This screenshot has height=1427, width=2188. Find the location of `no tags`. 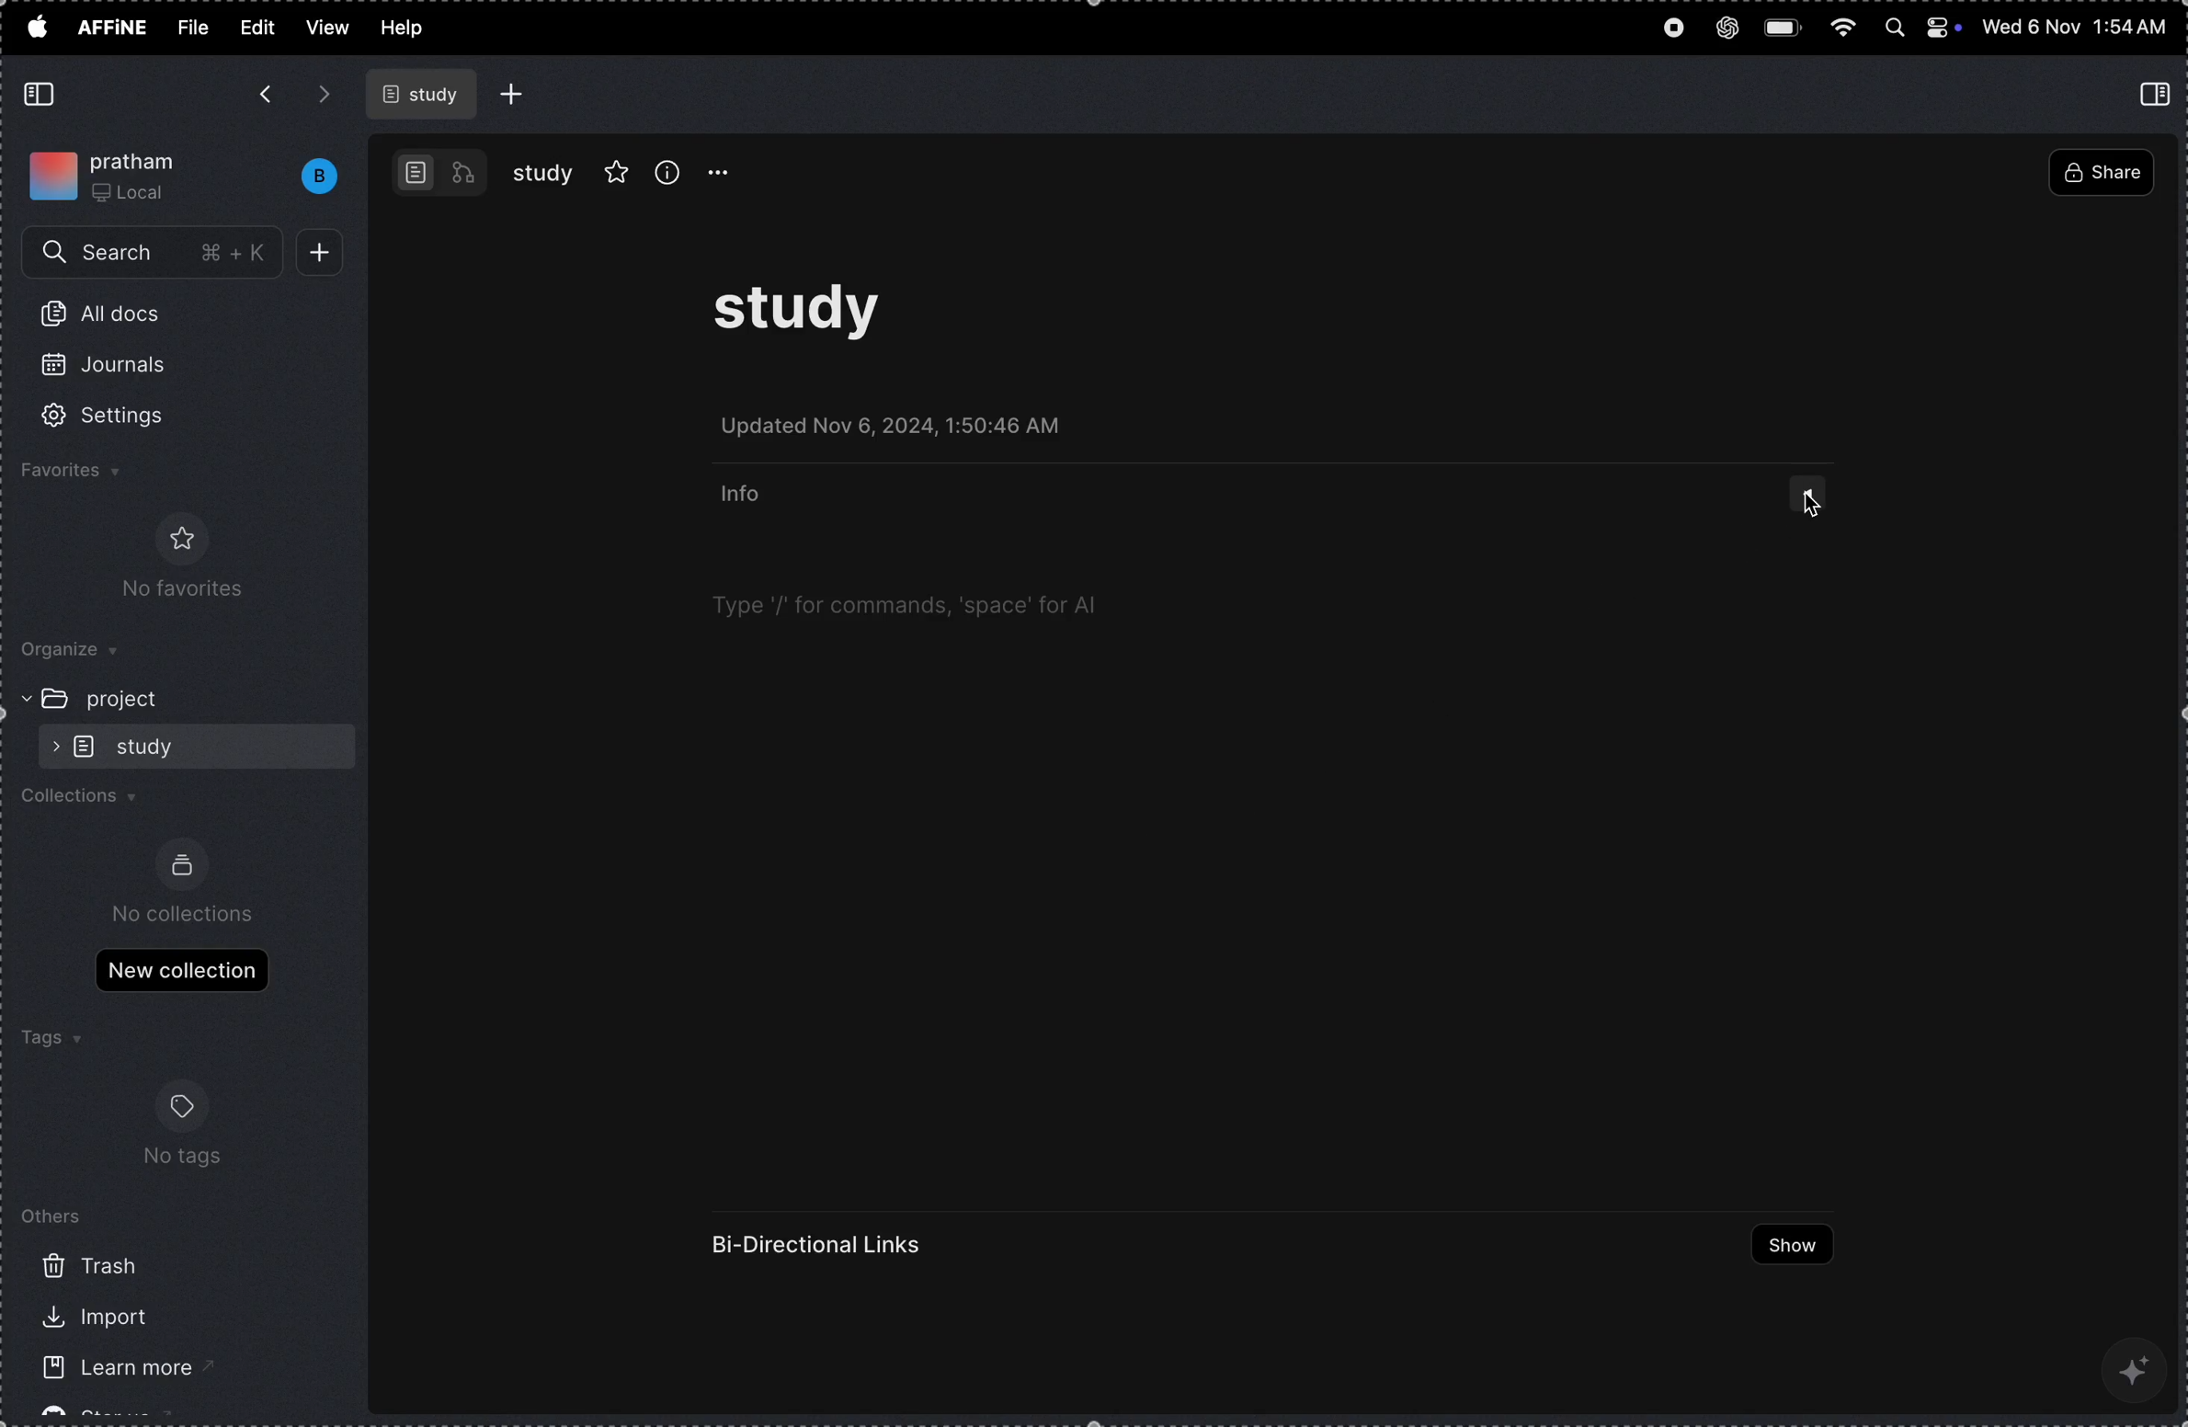

no tags is located at coordinates (181, 1165).